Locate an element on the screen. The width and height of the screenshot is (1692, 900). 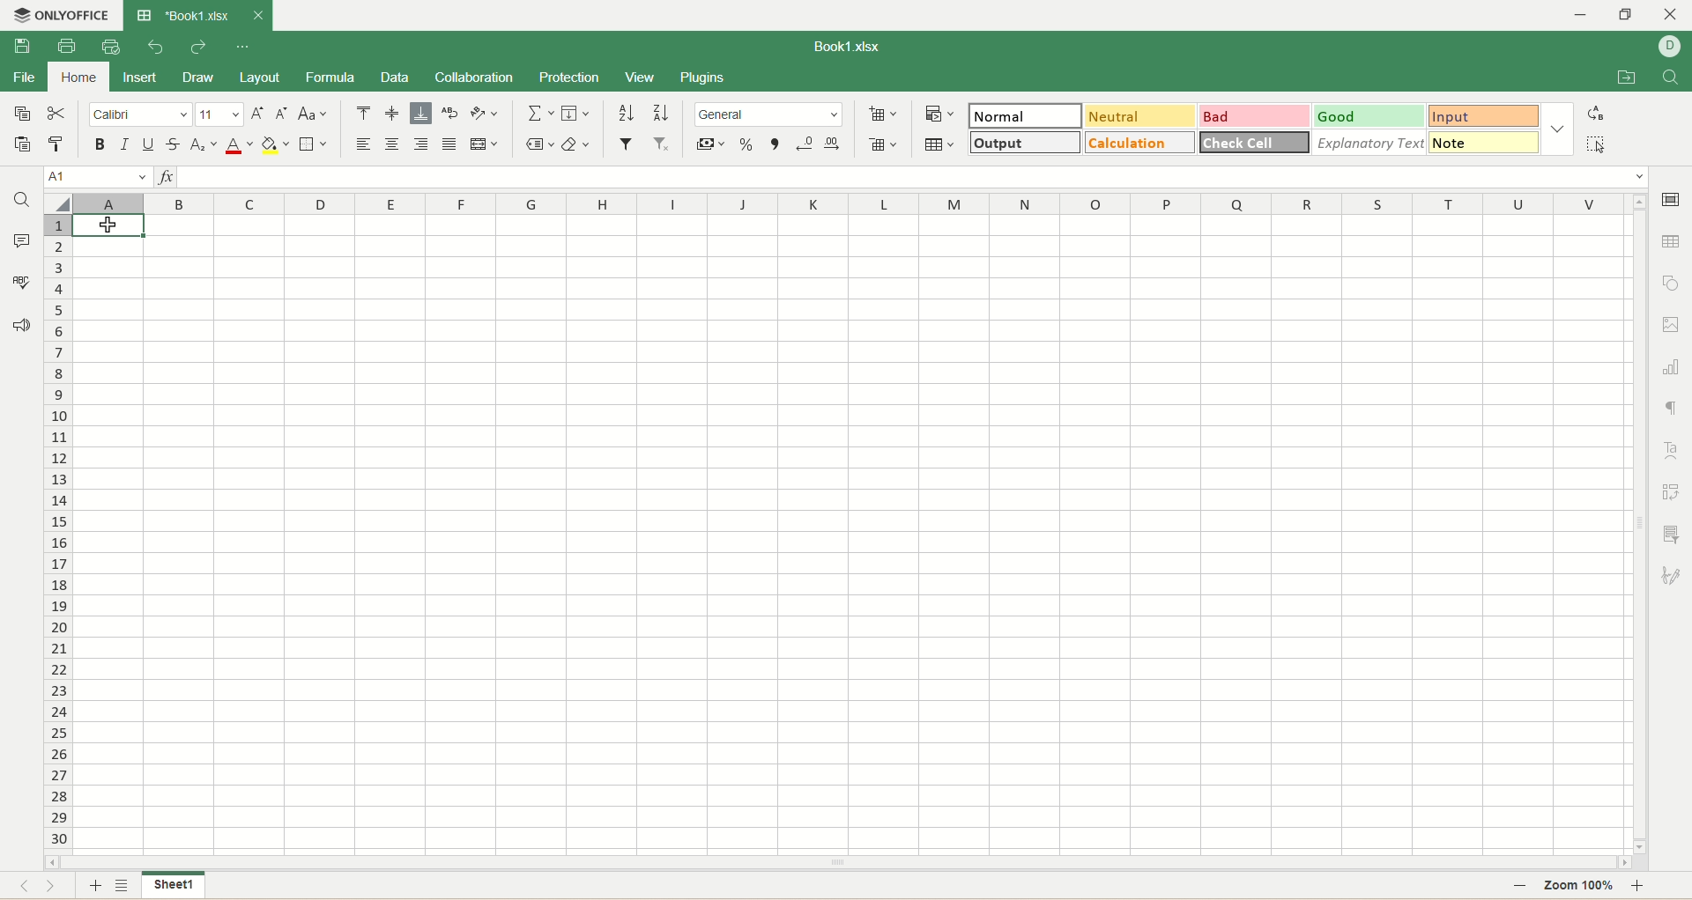
cut is located at coordinates (60, 113).